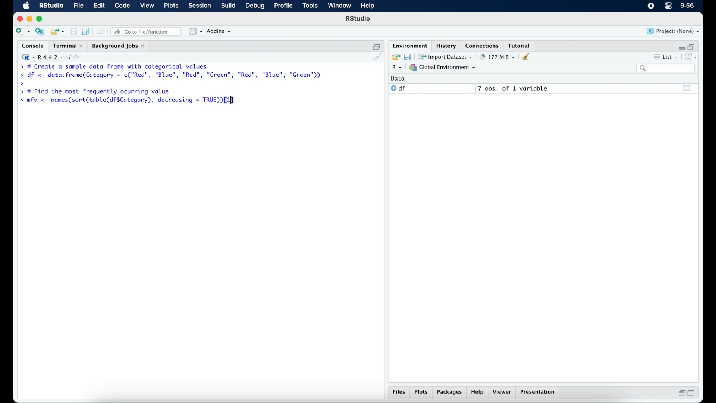  What do you see at coordinates (22, 31) in the screenshot?
I see `new file` at bounding box center [22, 31].